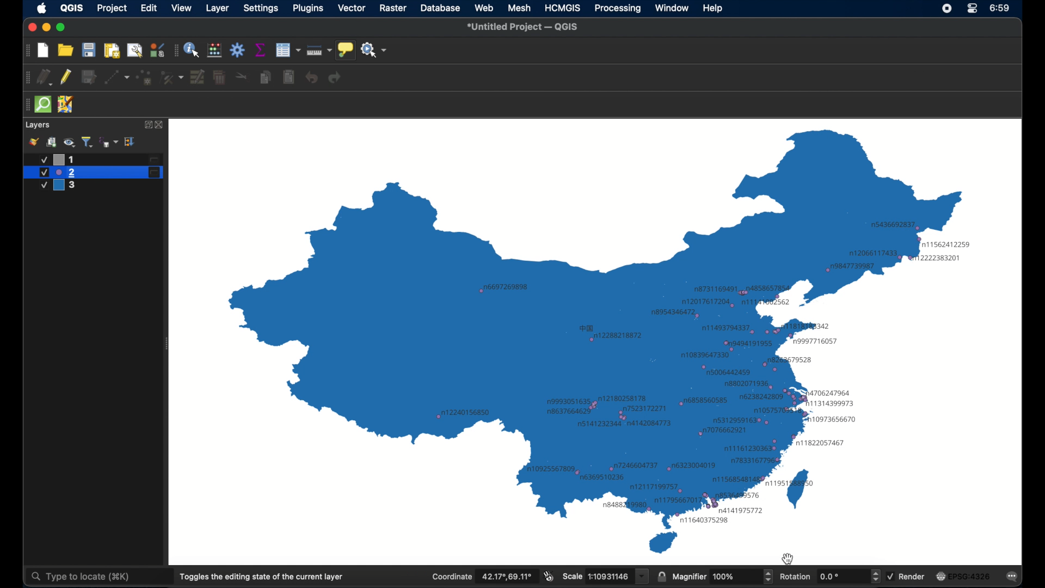 Image resolution: width=1045 pixels, height=588 pixels. I want to click on close, so click(161, 125).